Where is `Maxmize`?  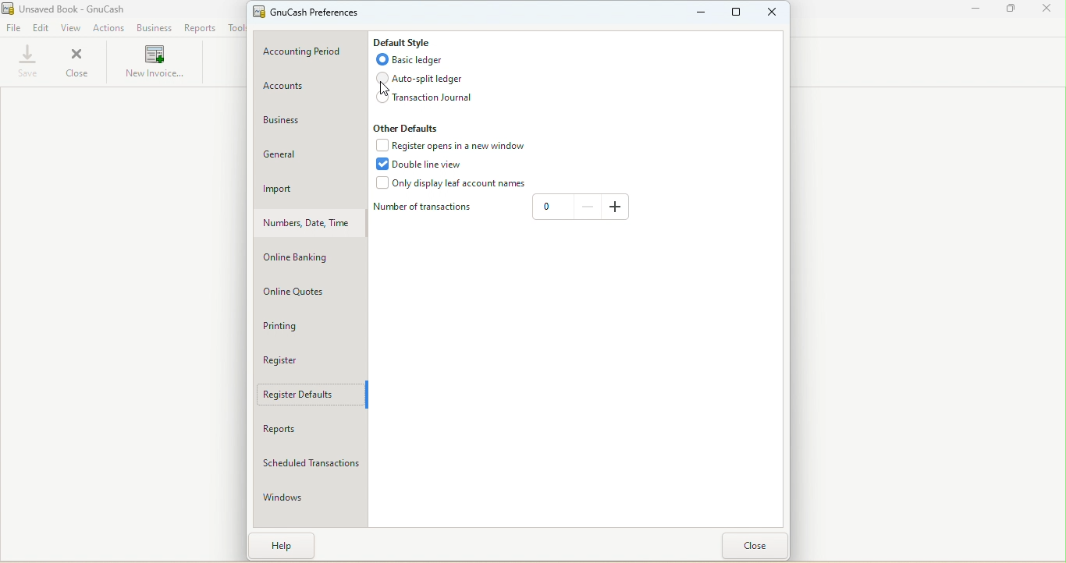 Maxmize is located at coordinates (737, 14).